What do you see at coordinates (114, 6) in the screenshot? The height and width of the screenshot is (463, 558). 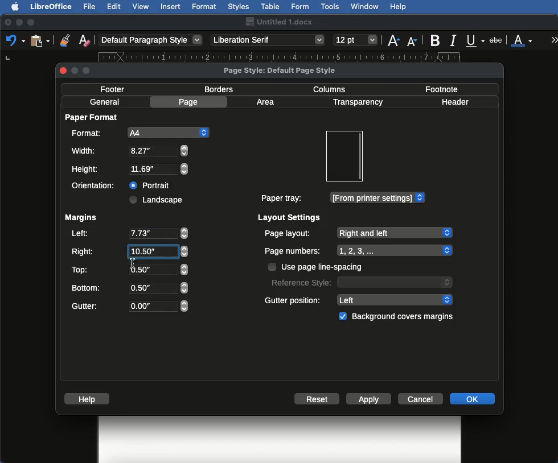 I see `Edit` at bounding box center [114, 6].